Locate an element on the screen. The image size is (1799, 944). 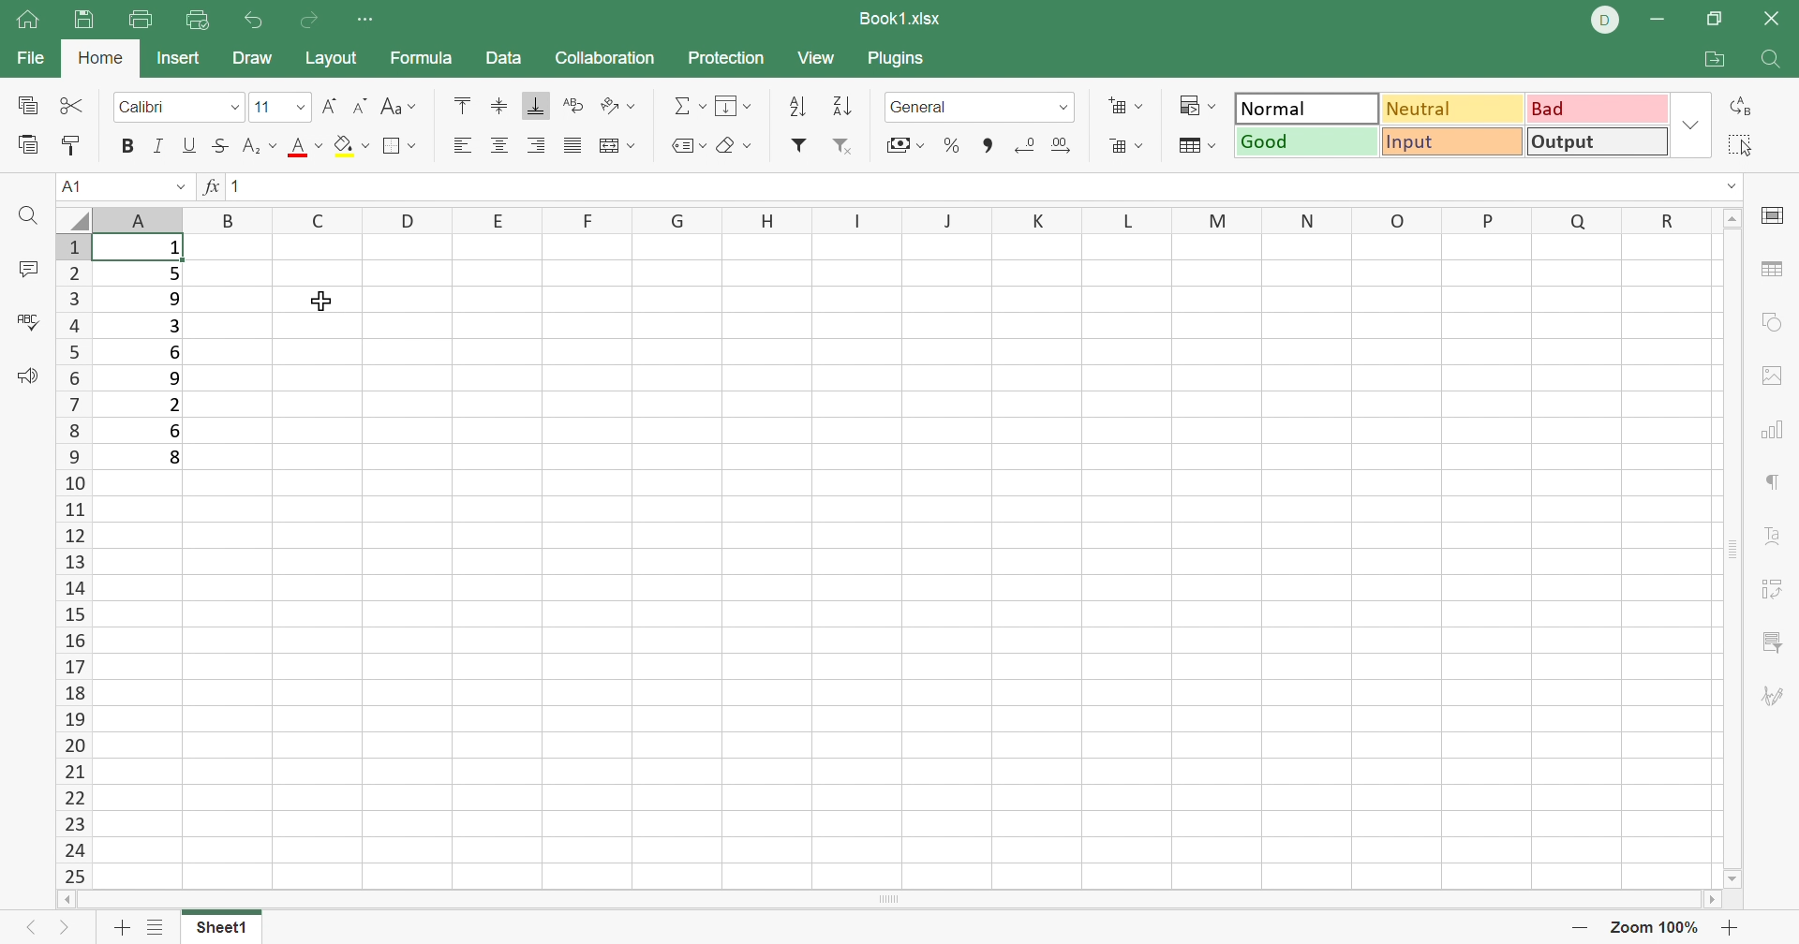
Layout is located at coordinates (332, 57).